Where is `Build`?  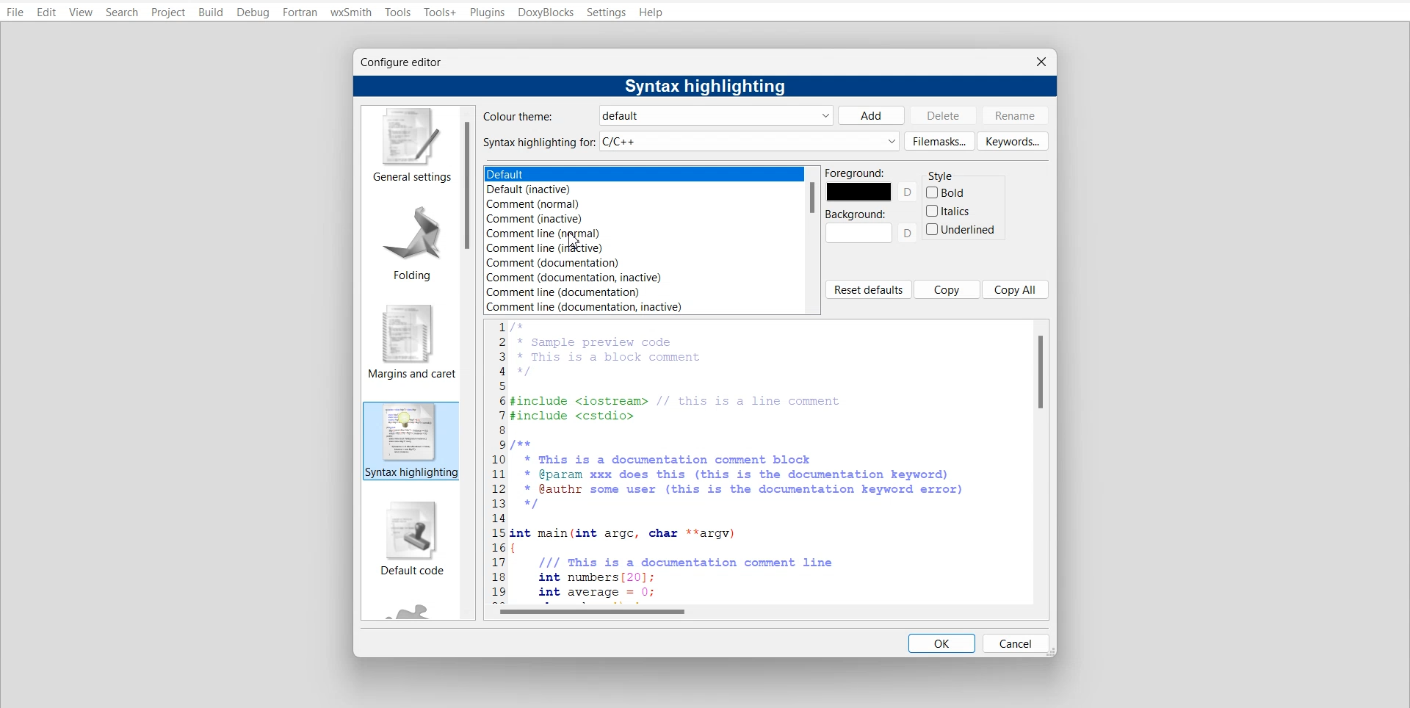 Build is located at coordinates (211, 12).